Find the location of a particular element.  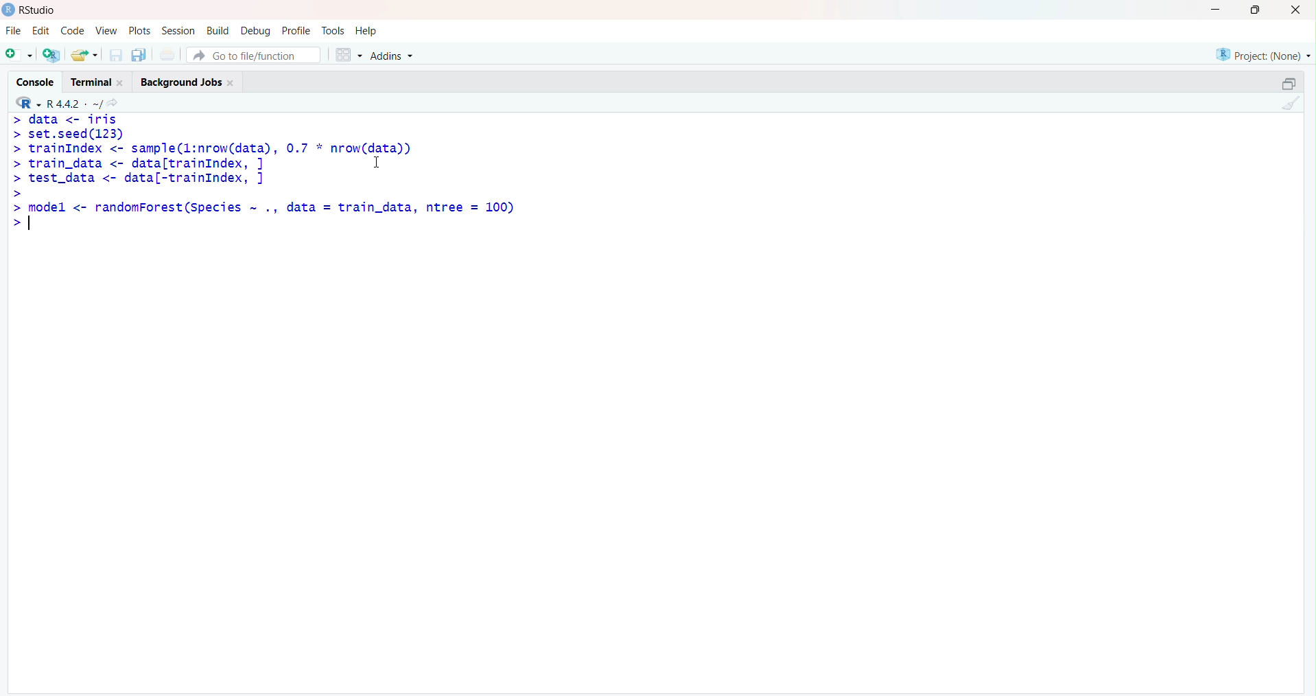

Maximize/ Restore is located at coordinates (1286, 82).